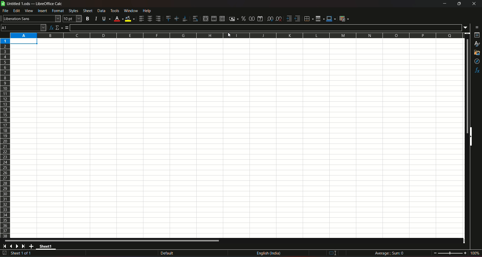  What do you see at coordinates (473, 5) in the screenshot?
I see `close` at bounding box center [473, 5].